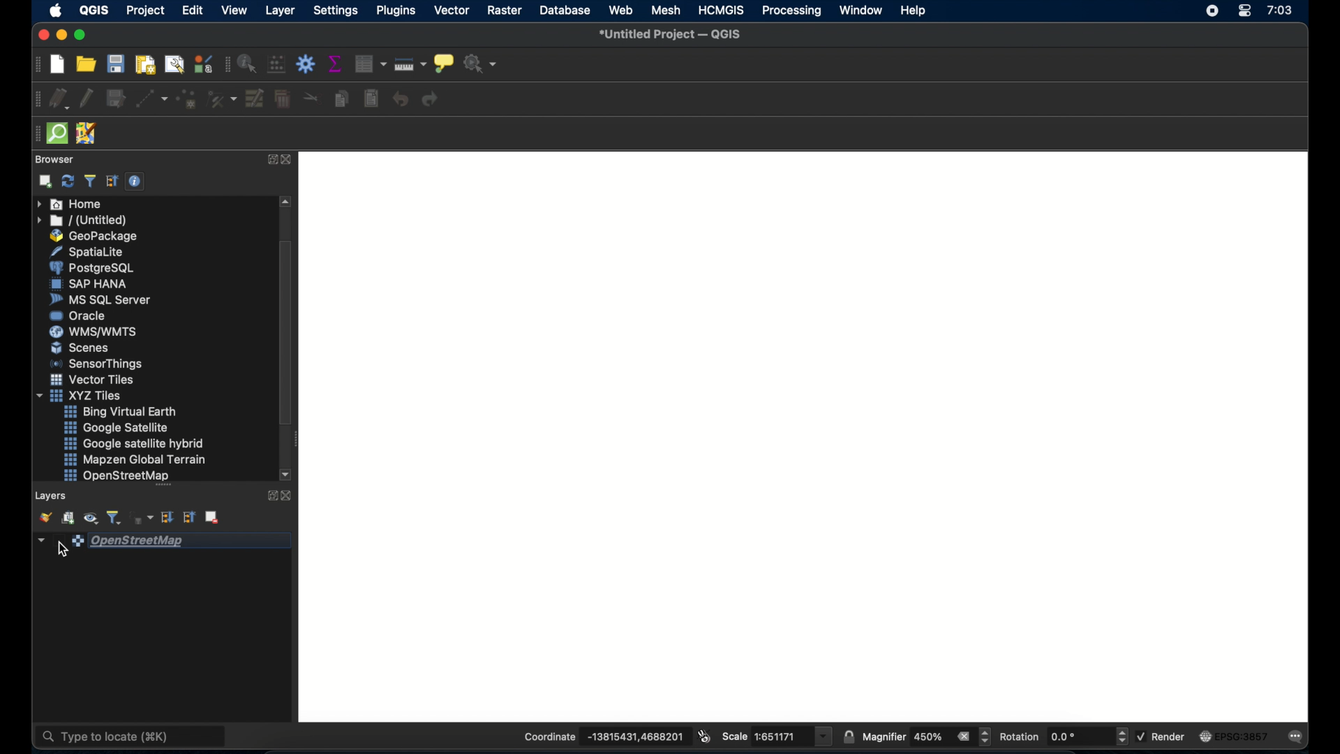 Image resolution: width=1340 pixels, height=754 pixels. I want to click on open attribute table, so click(371, 66).